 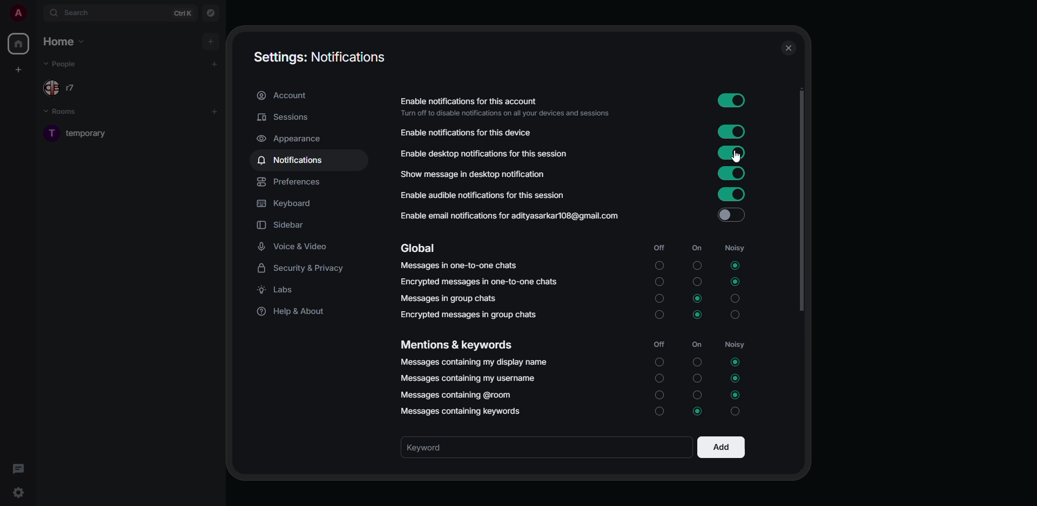 What do you see at coordinates (697, 249) in the screenshot?
I see `on` at bounding box center [697, 249].